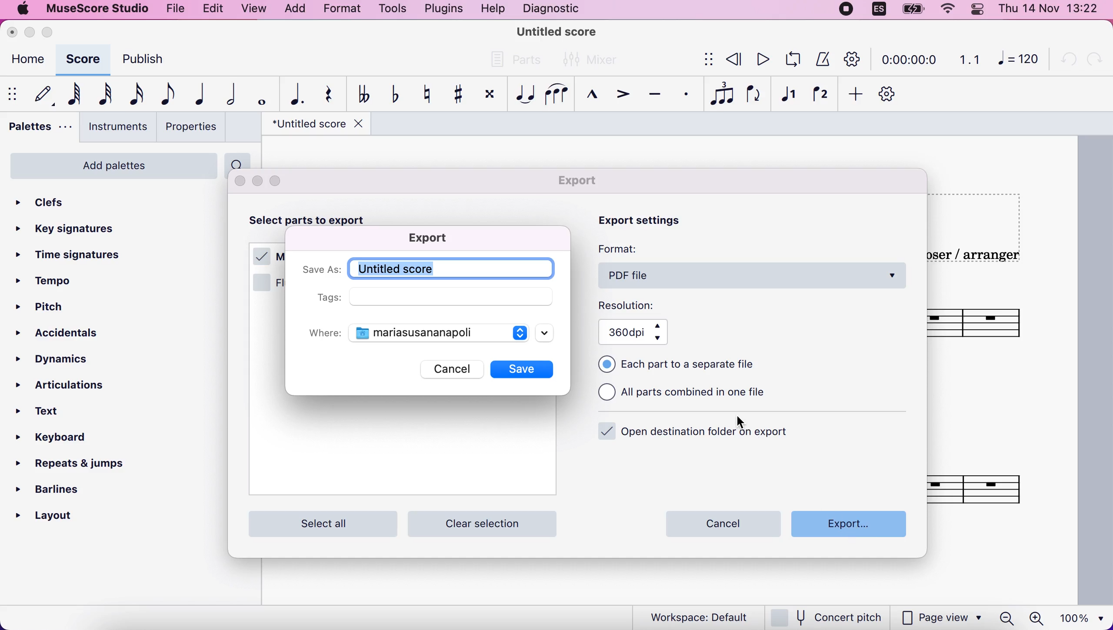  I want to click on review, so click(733, 60).